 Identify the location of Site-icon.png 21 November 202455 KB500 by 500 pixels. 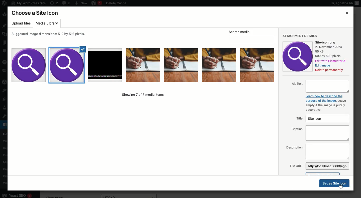
(330, 49).